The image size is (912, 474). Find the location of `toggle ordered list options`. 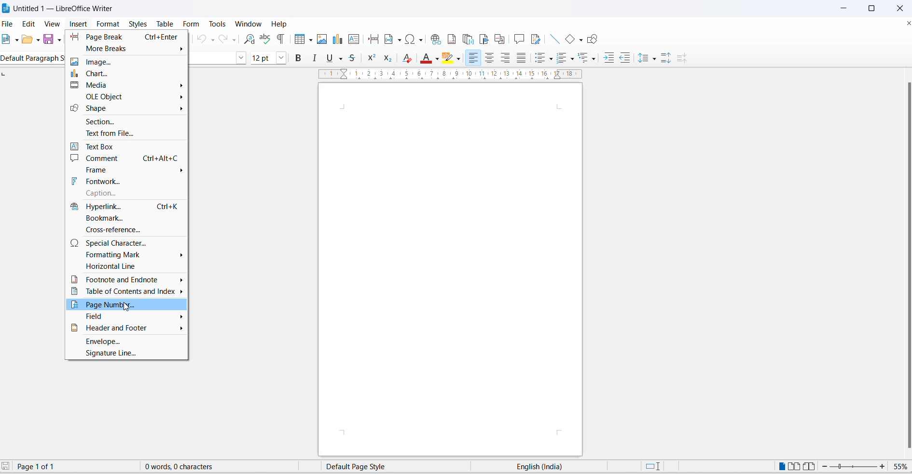

toggle ordered list options is located at coordinates (572, 59).